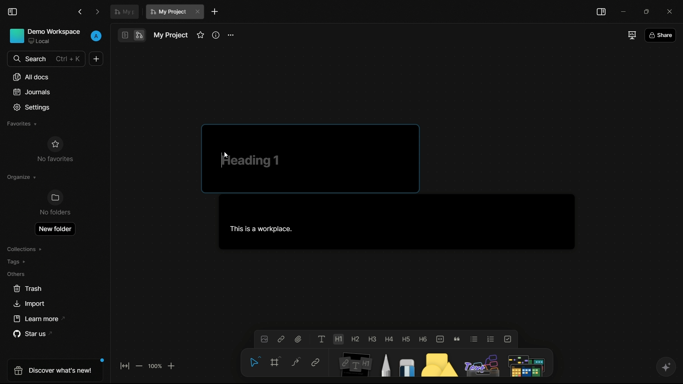 This screenshot has height=384, width=683. What do you see at coordinates (226, 154) in the screenshot?
I see `Cursor` at bounding box center [226, 154].